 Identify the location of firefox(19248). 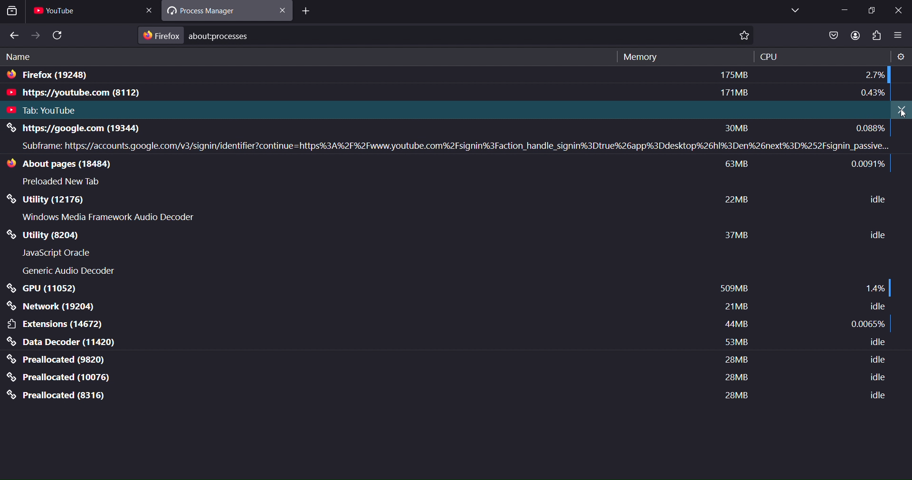
(50, 77).